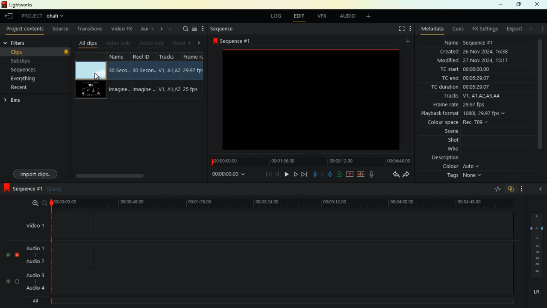 The width and height of the screenshot is (547, 308). I want to click on add, so click(410, 41).